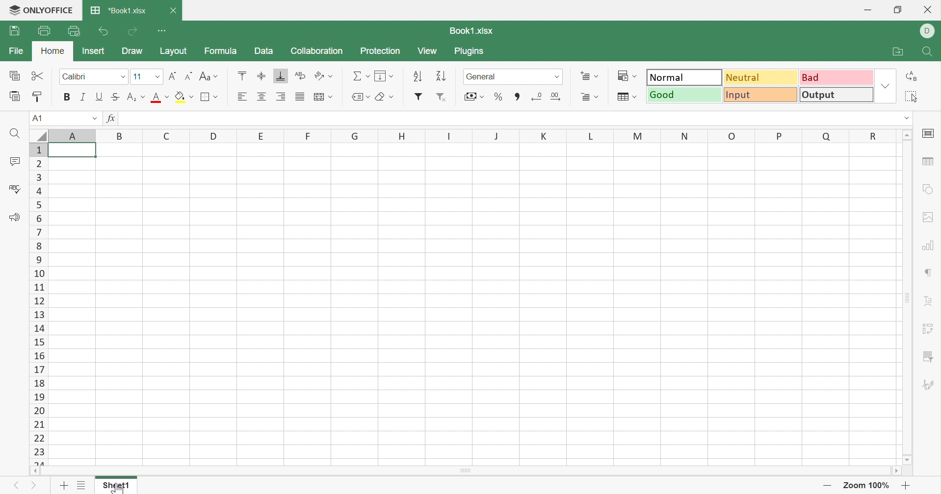 The height and width of the screenshot is (494, 941). I want to click on Borders, so click(212, 98).